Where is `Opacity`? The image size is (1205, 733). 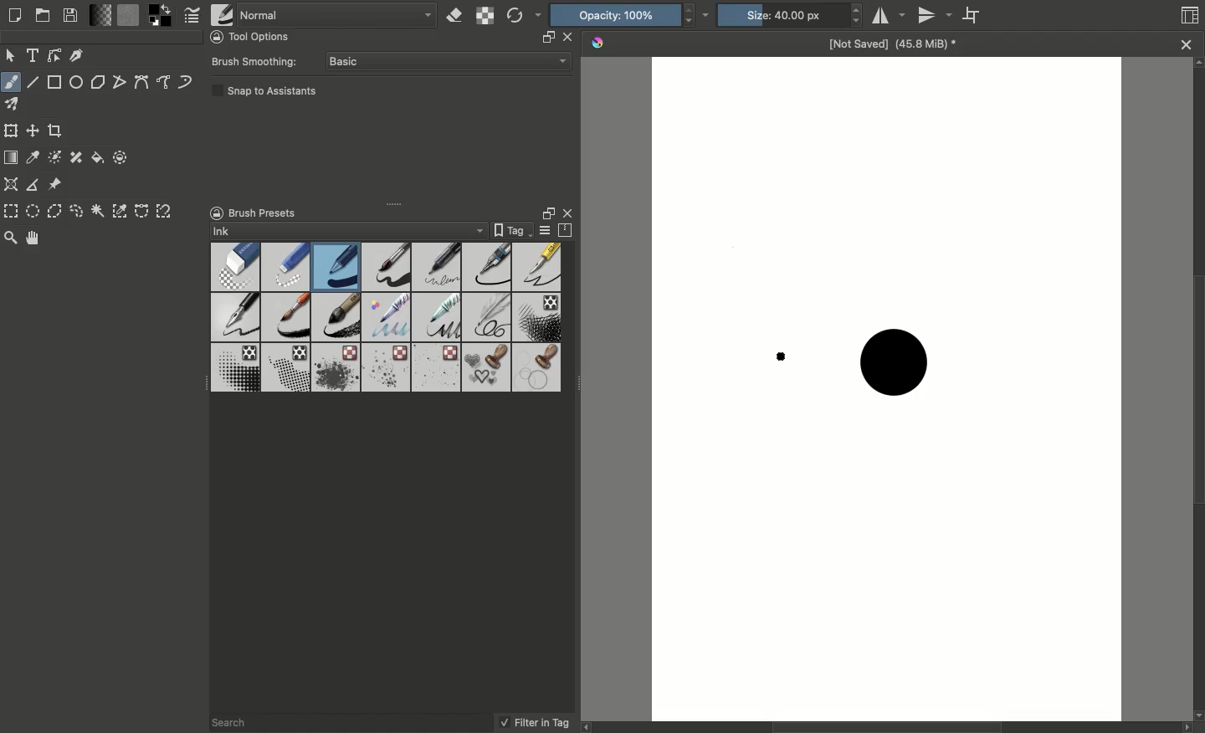 Opacity is located at coordinates (630, 15).